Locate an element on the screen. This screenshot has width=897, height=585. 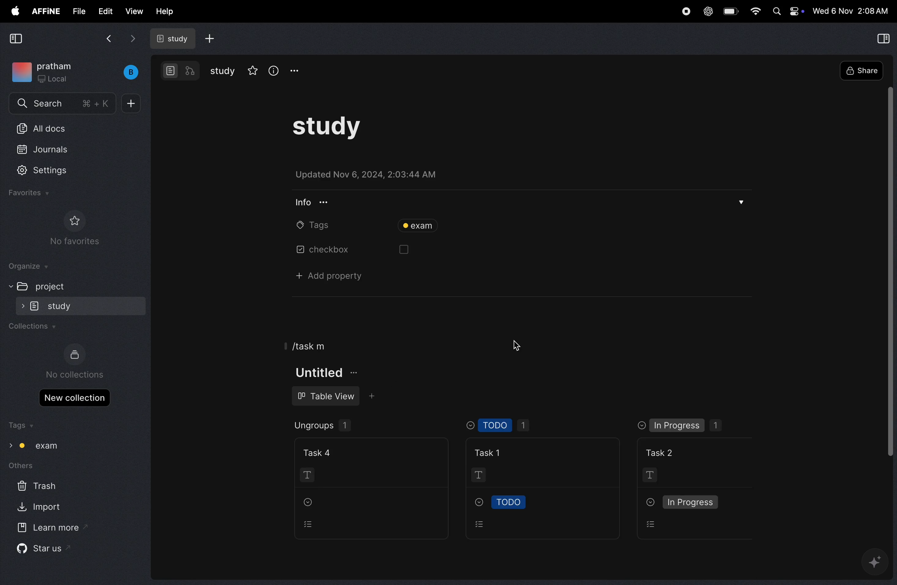
edit is located at coordinates (106, 11).